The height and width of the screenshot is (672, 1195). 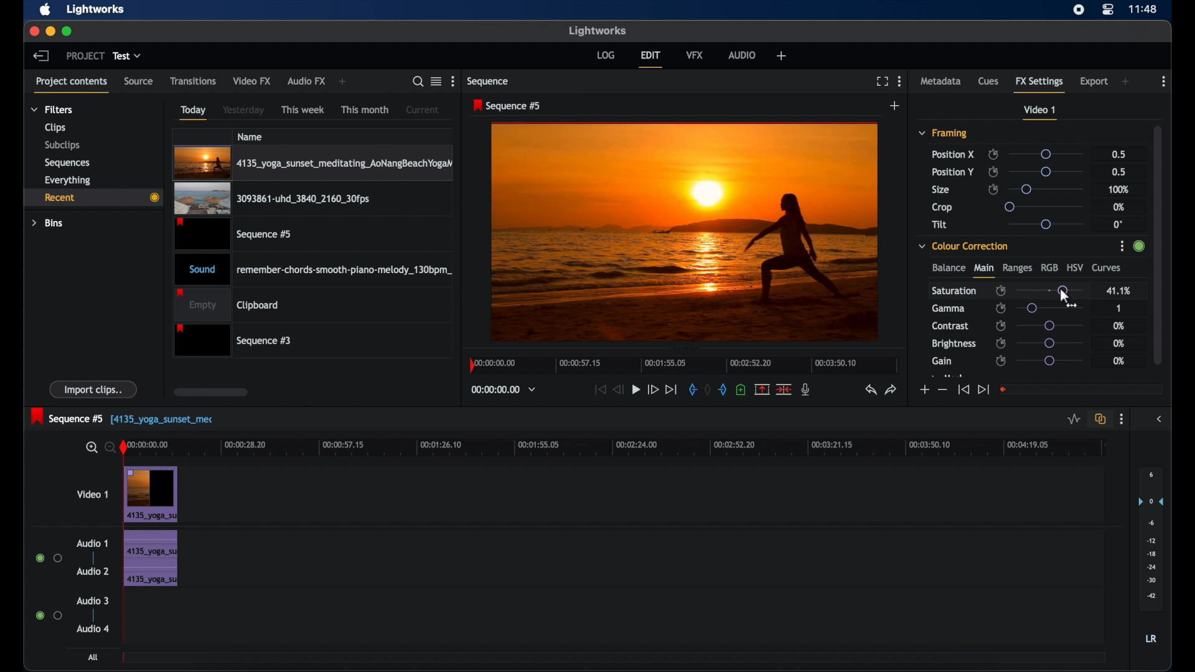 What do you see at coordinates (955, 344) in the screenshot?
I see `brightness` at bounding box center [955, 344].